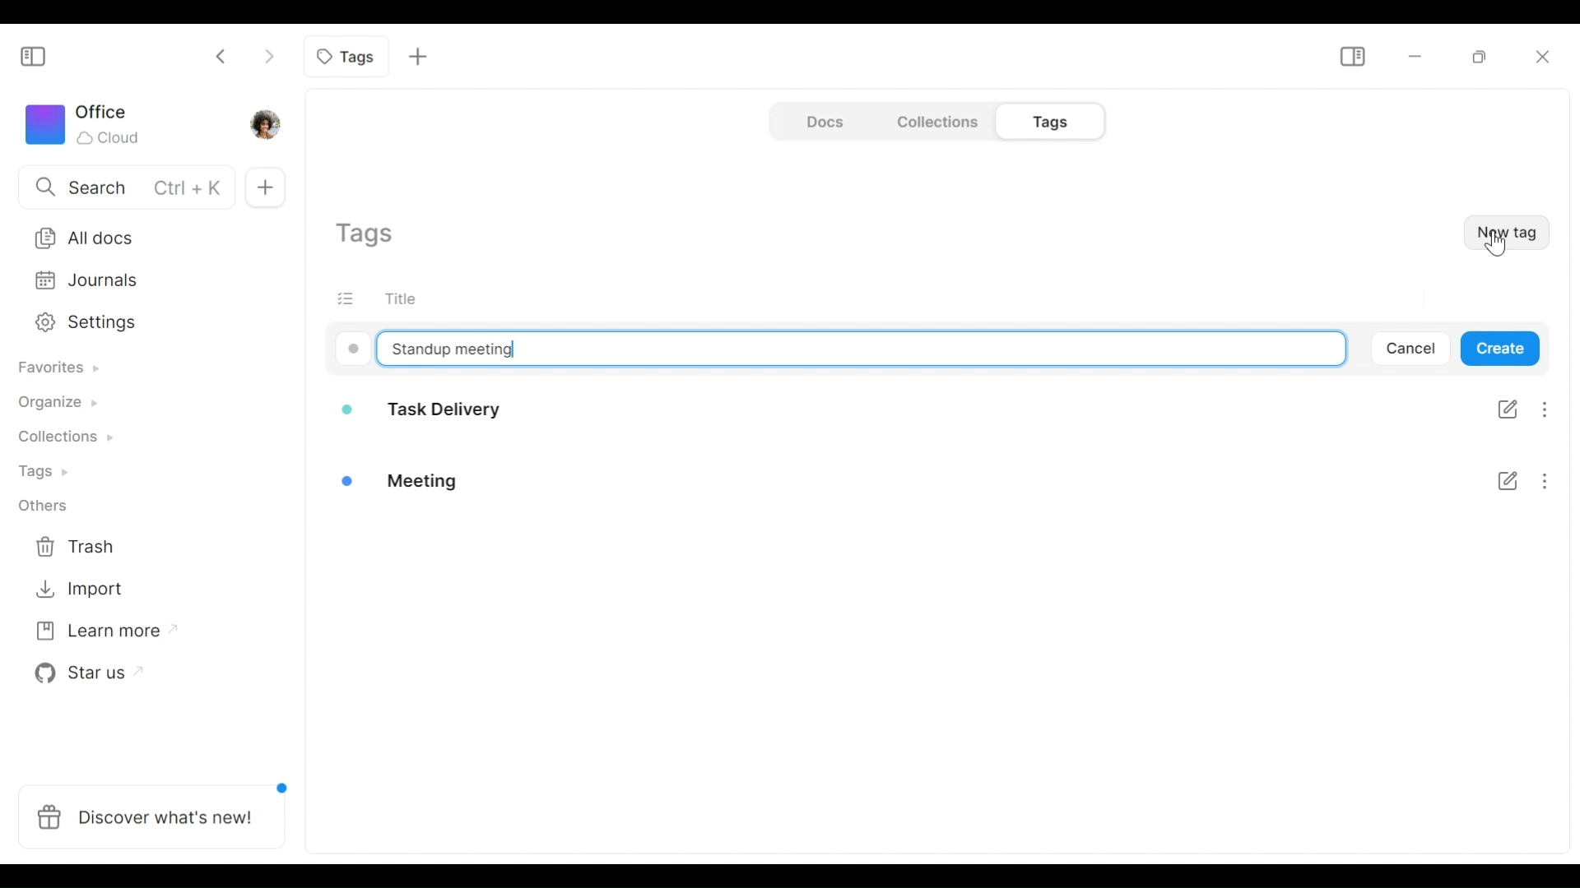 This screenshot has height=888, width=1580. What do you see at coordinates (39, 53) in the screenshot?
I see `Show/Hide Sidebar` at bounding box center [39, 53].